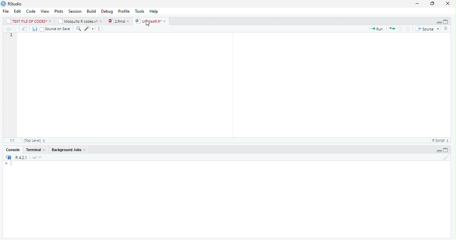 The image size is (456, 240). What do you see at coordinates (31, 11) in the screenshot?
I see `Code` at bounding box center [31, 11].